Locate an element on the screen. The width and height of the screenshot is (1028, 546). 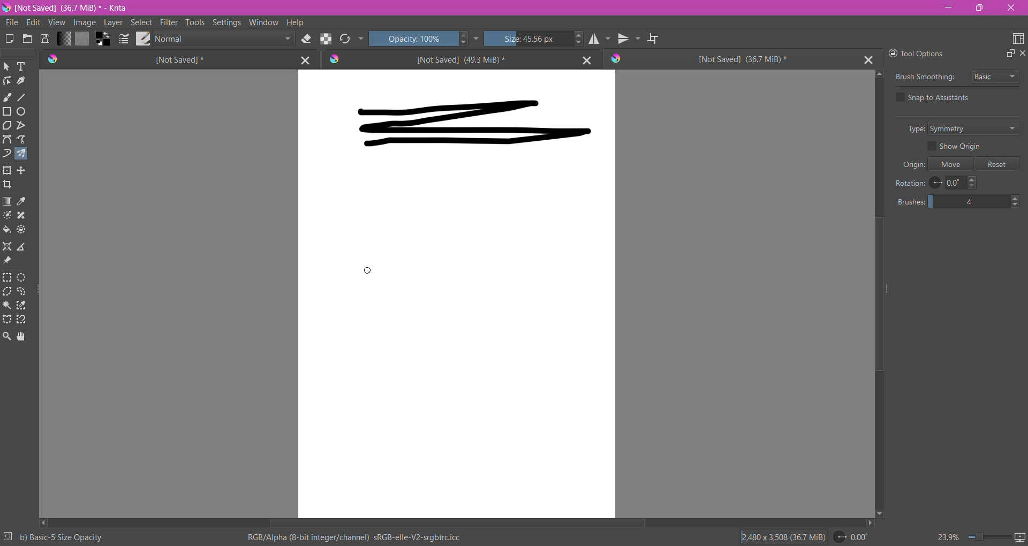
Zoom Control is located at coordinates (971, 537).